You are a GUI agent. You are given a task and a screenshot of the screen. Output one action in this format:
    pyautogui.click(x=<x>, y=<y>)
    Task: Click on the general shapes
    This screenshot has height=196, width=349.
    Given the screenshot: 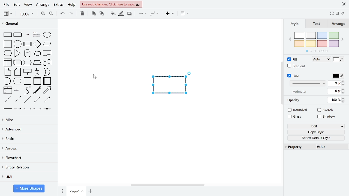 What is the action you would take?
    pyautogui.click(x=17, y=81)
    